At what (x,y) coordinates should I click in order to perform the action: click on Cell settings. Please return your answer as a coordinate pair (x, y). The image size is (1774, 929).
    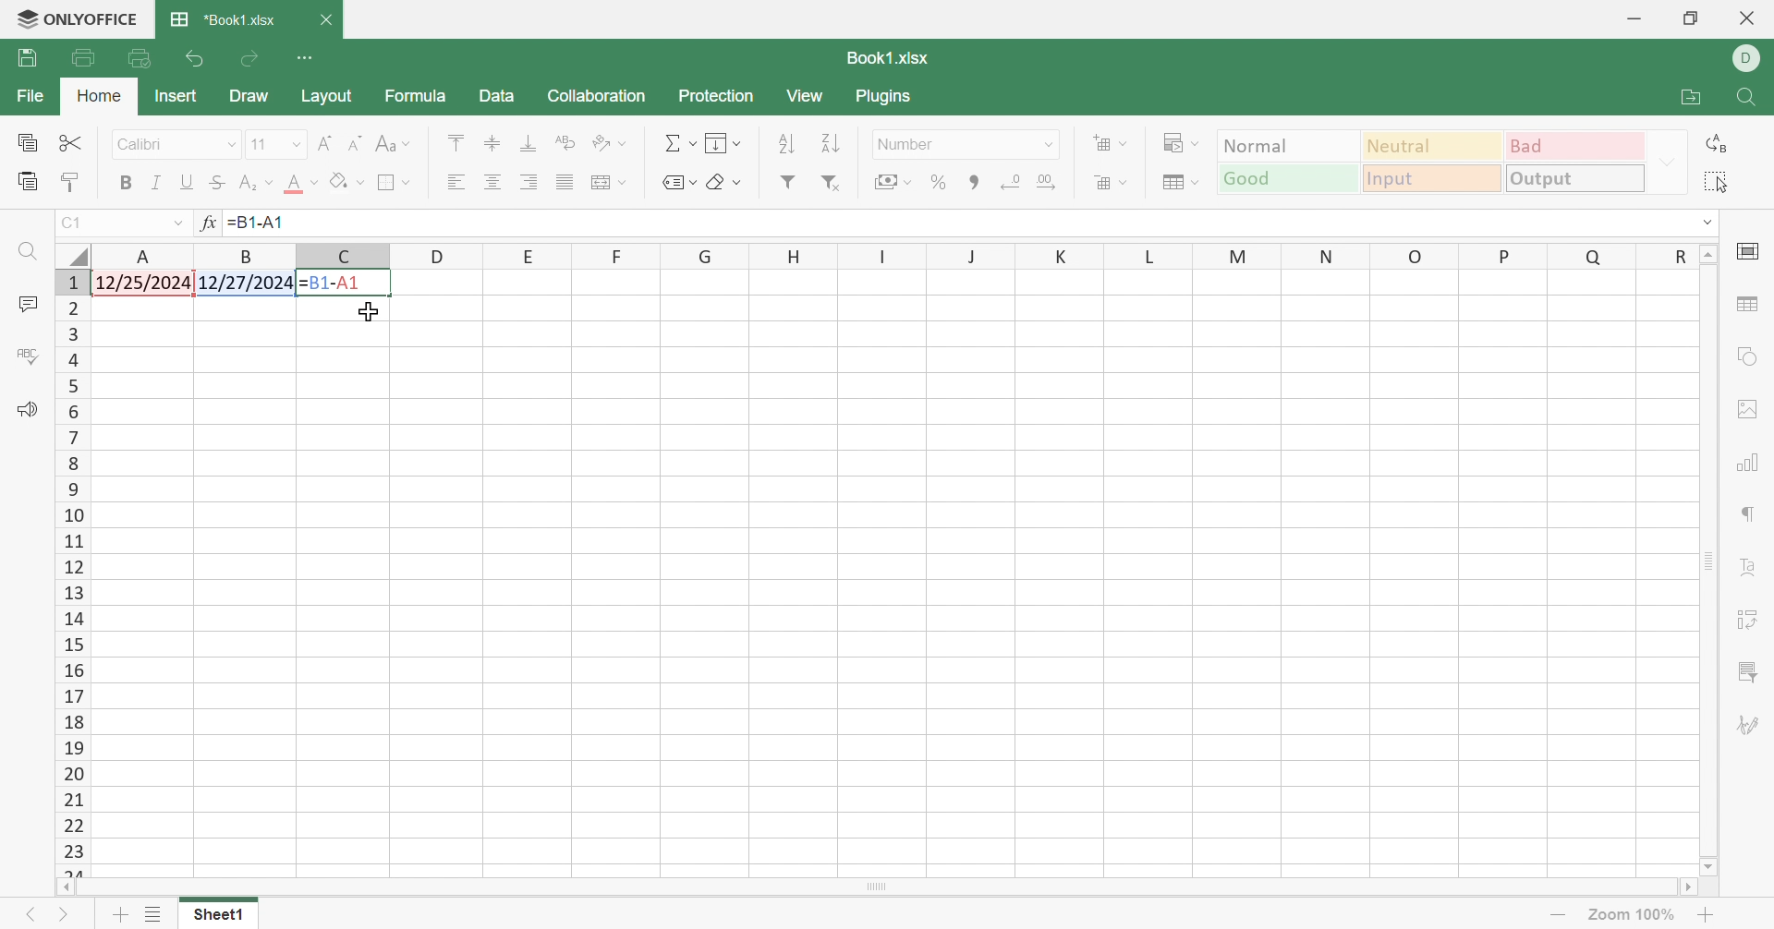
    Looking at the image, I should click on (1750, 256).